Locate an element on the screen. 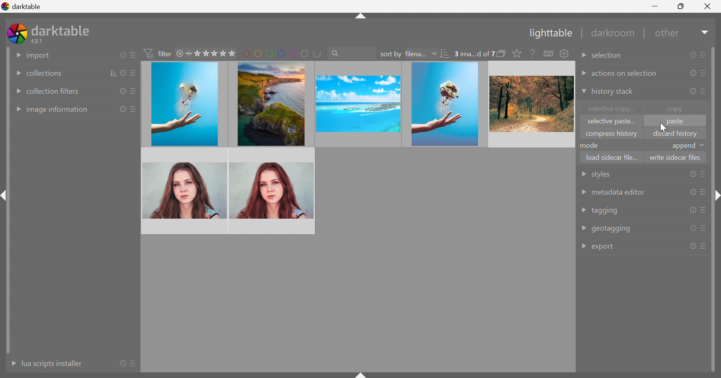 This screenshot has width=721, height=378. darktable is located at coordinates (62, 29).